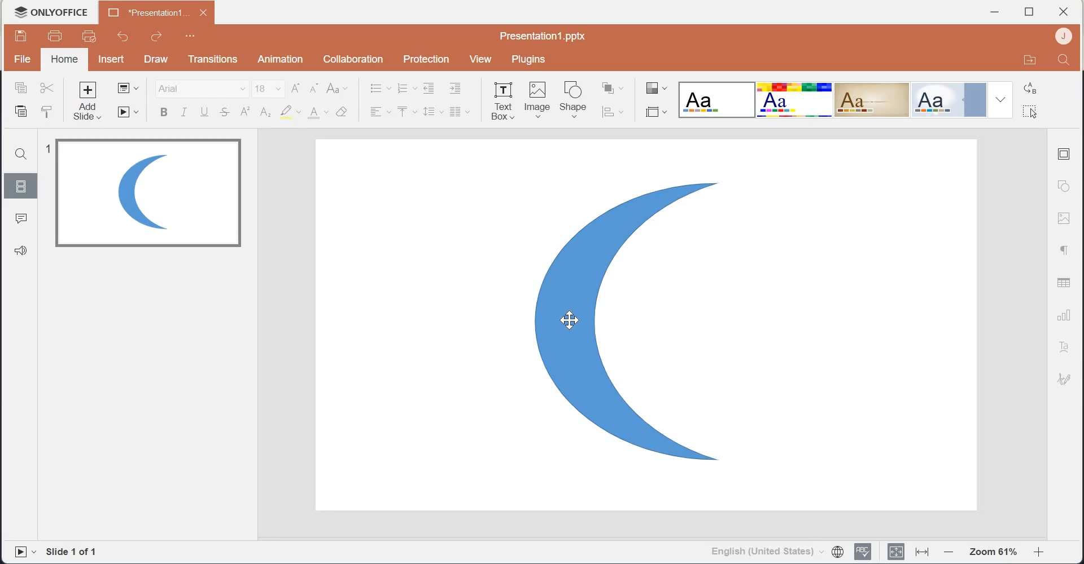 The height and width of the screenshot is (564, 1084). I want to click on Paragraph settings, so click(1064, 250).